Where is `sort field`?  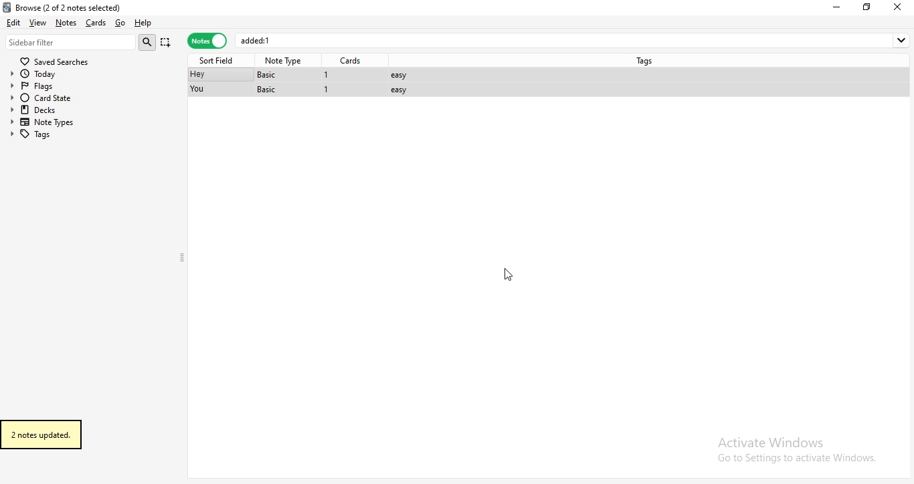
sort field is located at coordinates (219, 59).